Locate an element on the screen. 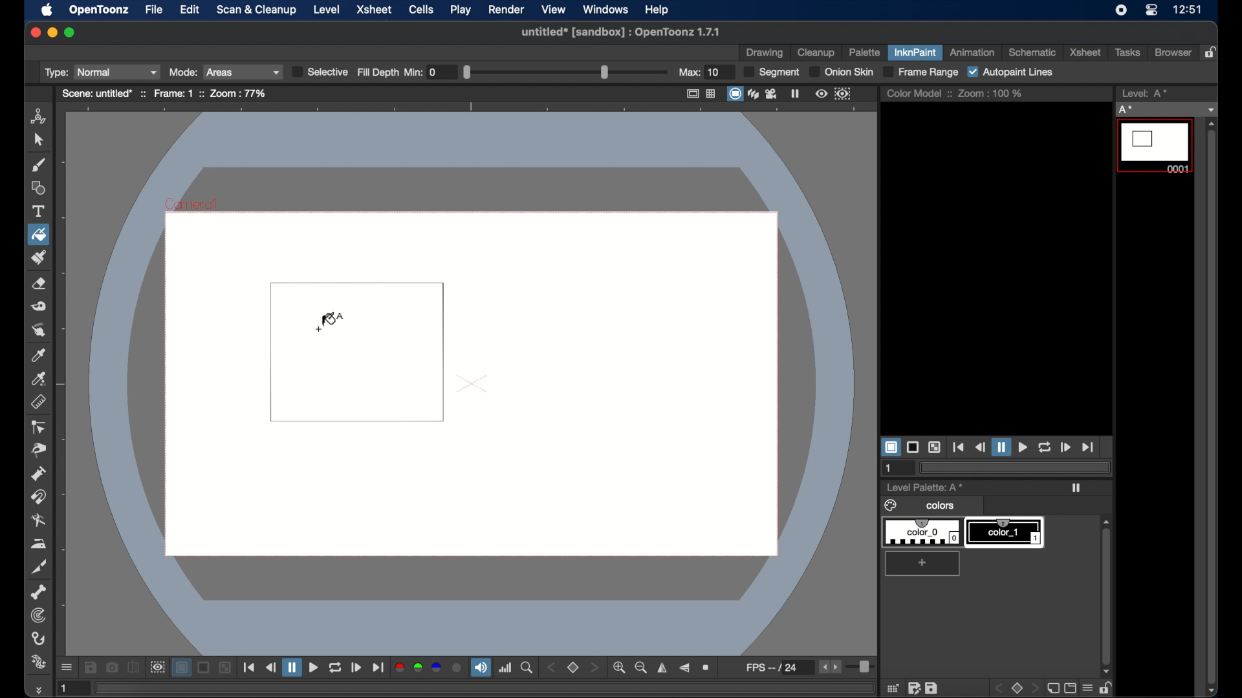 This screenshot has height=698, width=1242. rewind is located at coordinates (270, 667).